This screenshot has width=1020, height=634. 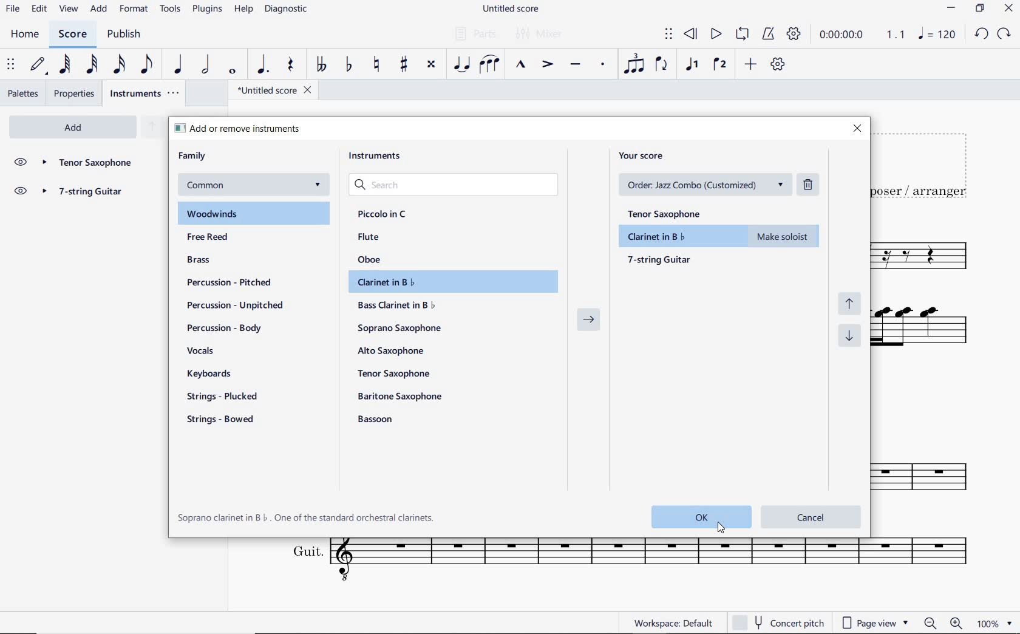 What do you see at coordinates (692, 66) in the screenshot?
I see `VOICE 1` at bounding box center [692, 66].